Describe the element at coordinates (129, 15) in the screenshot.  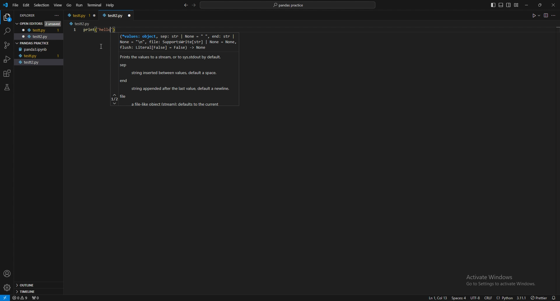
I see `close window` at that location.